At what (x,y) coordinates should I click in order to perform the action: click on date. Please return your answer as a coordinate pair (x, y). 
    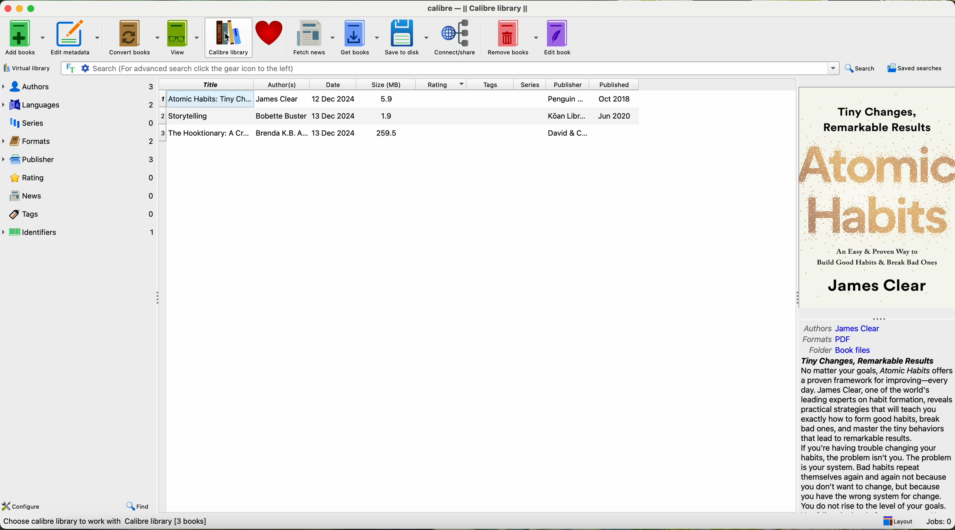
    Looking at the image, I should click on (333, 84).